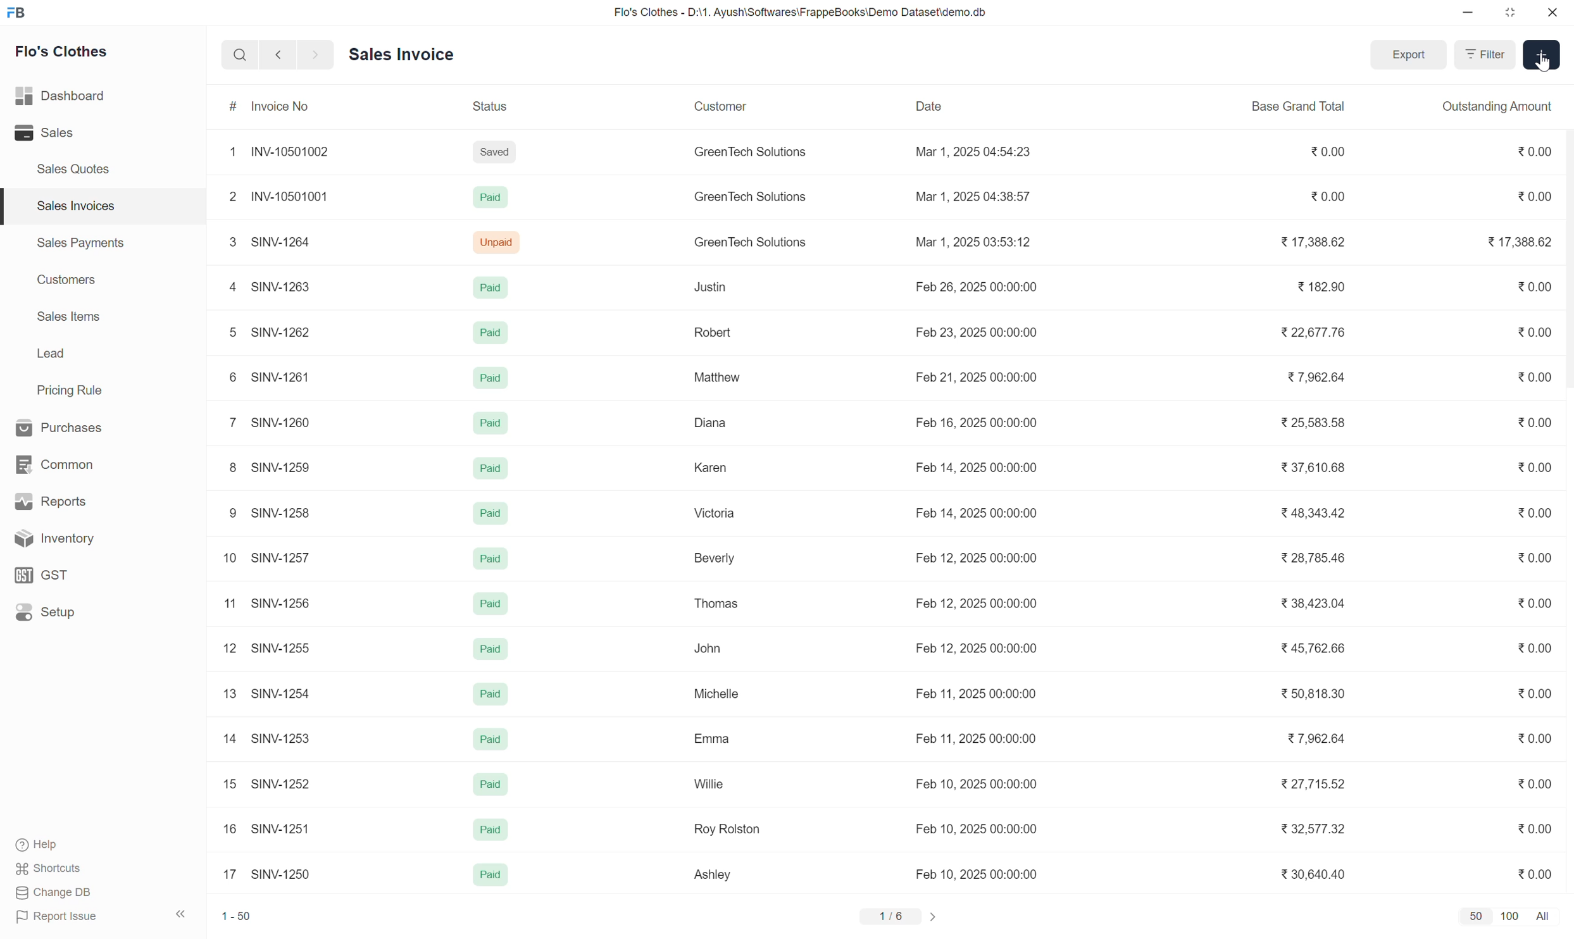  Describe the element at coordinates (975, 421) in the screenshot. I see `Feb 16, 2025 00:00:00` at that location.